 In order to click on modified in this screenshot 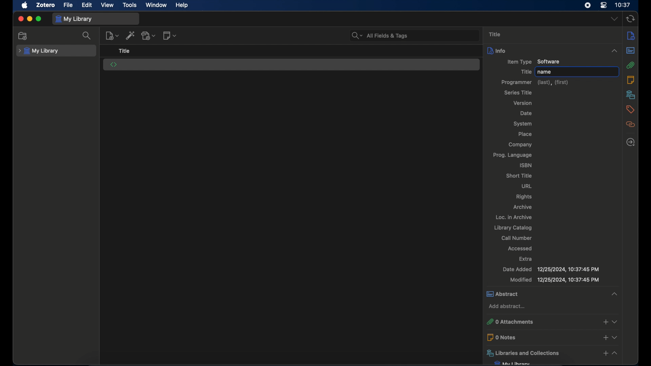, I will do `click(555, 280)`.